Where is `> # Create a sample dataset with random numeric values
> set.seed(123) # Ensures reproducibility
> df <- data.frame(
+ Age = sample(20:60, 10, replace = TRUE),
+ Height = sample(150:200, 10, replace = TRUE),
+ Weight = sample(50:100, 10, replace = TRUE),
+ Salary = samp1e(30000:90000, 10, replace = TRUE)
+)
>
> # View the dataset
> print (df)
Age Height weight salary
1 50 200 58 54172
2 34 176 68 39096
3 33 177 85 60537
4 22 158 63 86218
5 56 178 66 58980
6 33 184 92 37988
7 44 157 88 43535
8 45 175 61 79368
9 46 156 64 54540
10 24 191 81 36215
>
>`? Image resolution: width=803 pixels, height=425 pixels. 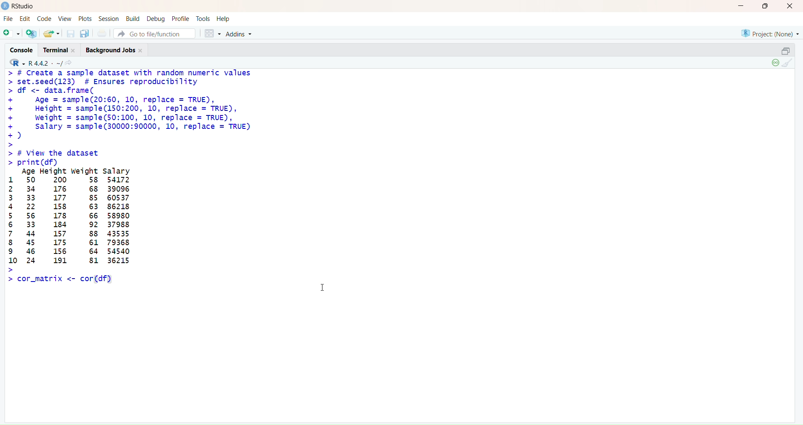 > # Create a sample dataset with random numeric values
> set.seed(123) # Ensures reproducibility
> df <- data.frame(
+ Age = sample(20:60, 10, replace = TRUE),
+ Height = sample(150:200, 10, replace = TRUE),
+ Weight = sample(50:100, 10, replace = TRUE),
+ Salary = samp1e(30000:90000, 10, replace = TRUE)
+)
>
> # View the dataset
> print (df)
Age Height weight salary
1 50 200 58 54172
2 34 176 68 39096
3 33 177 85 60537
4 22 158 63 86218
5 56 178 66 58980
6 33 184 92 37988
7 44 157 88 43535
8 45 175 61 79368
9 46 156 64 54540
10 24 191 81 36215
>
> is located at coordinates (140, 177).